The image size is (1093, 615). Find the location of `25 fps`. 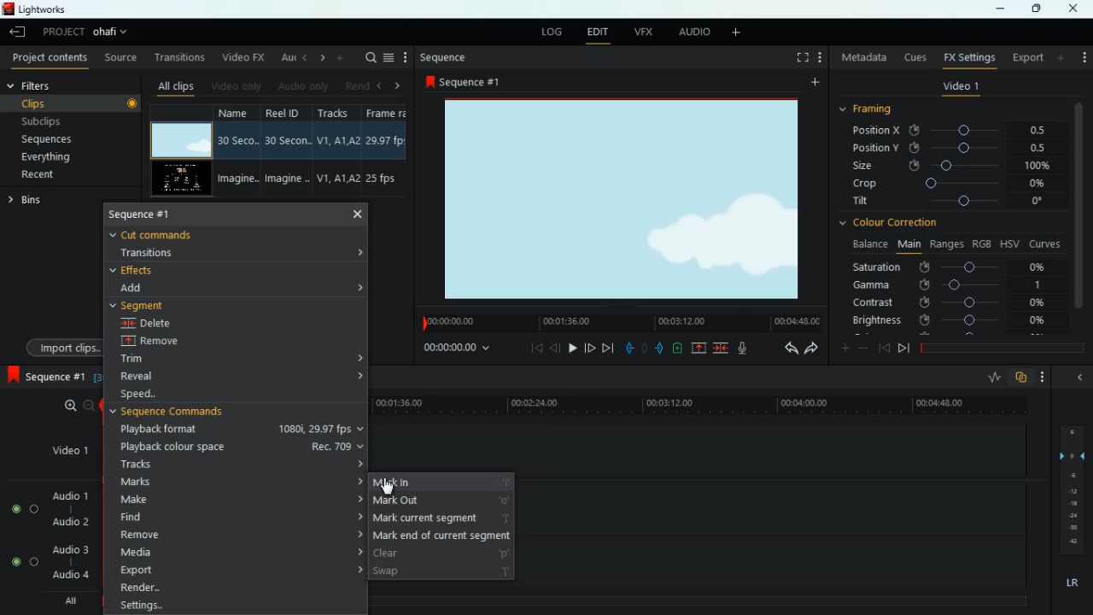

25 fps is located at coordinates (386, 178).